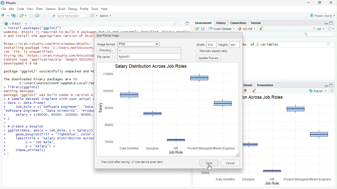 This screenshot has width=337, height=189. What do you see at coordinates (7, 24) in the screenshot?
I see `R Language` at bounding box center [7, 24].